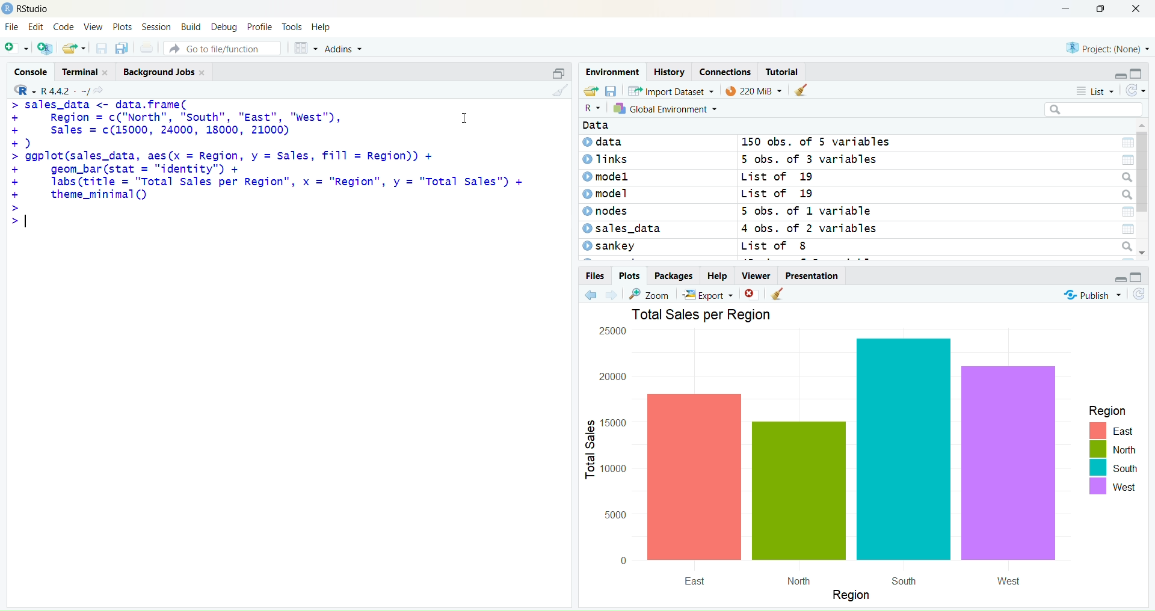  I want to click on clear, so click(779, 293).